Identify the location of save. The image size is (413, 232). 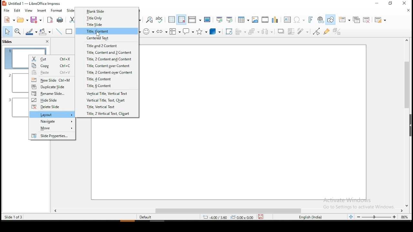
(261, 217).